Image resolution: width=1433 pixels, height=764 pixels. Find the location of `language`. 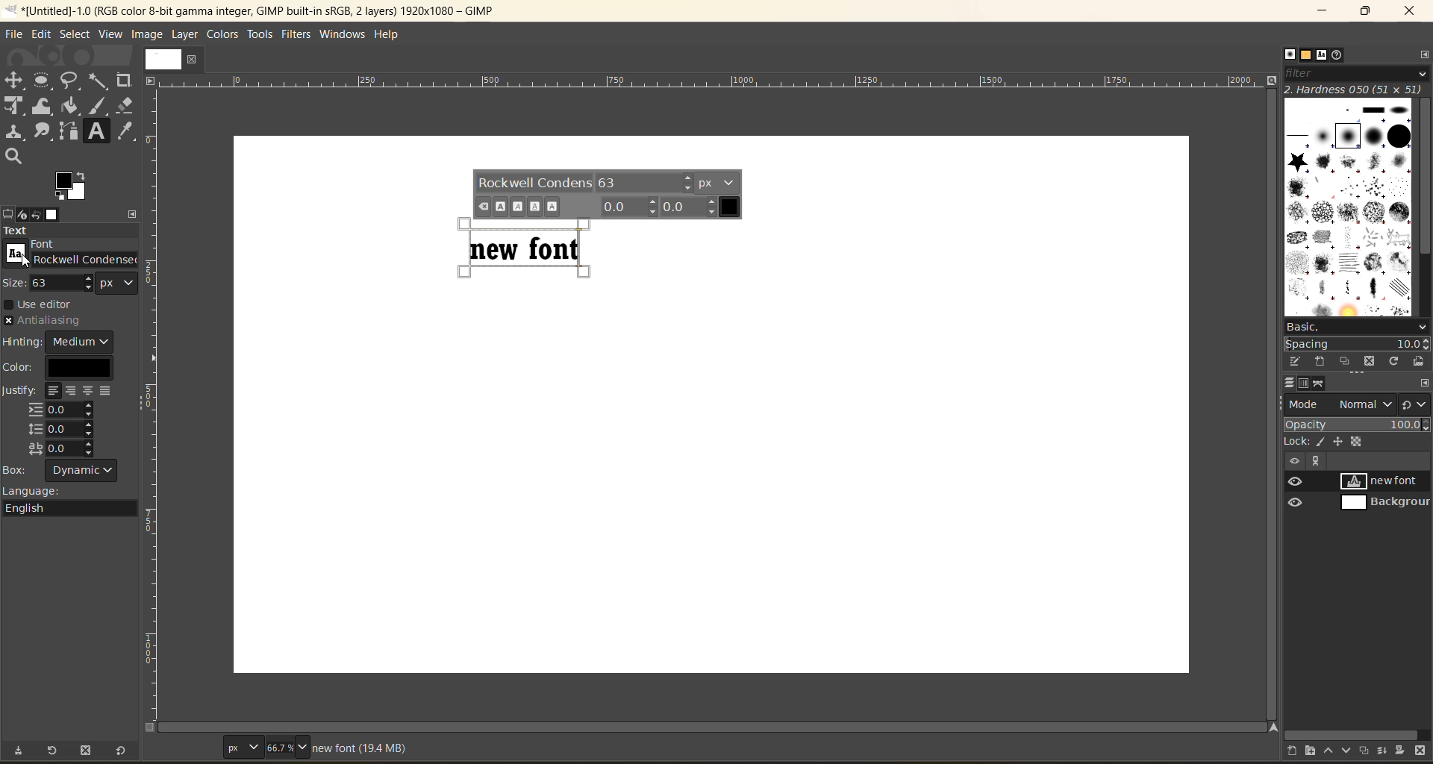

language is located at coordinates (74, 501).